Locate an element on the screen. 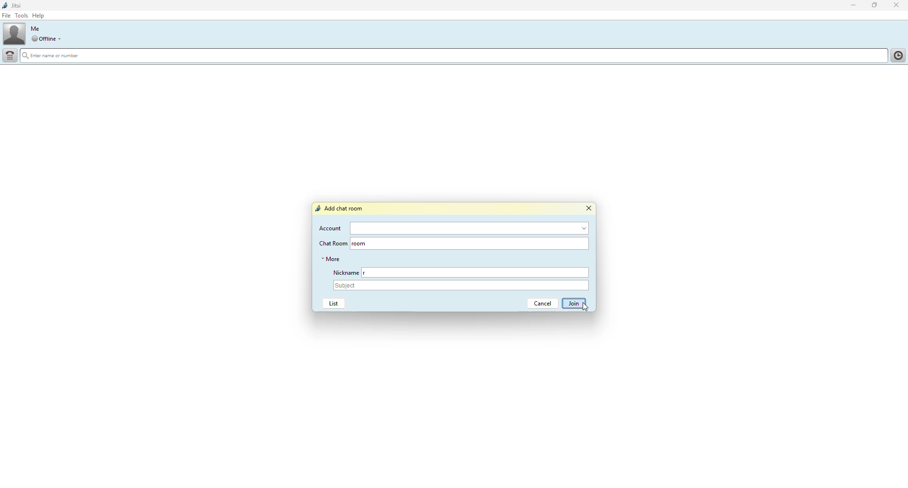 The image size is (908, 488). close is located at coordinates (898, 5).